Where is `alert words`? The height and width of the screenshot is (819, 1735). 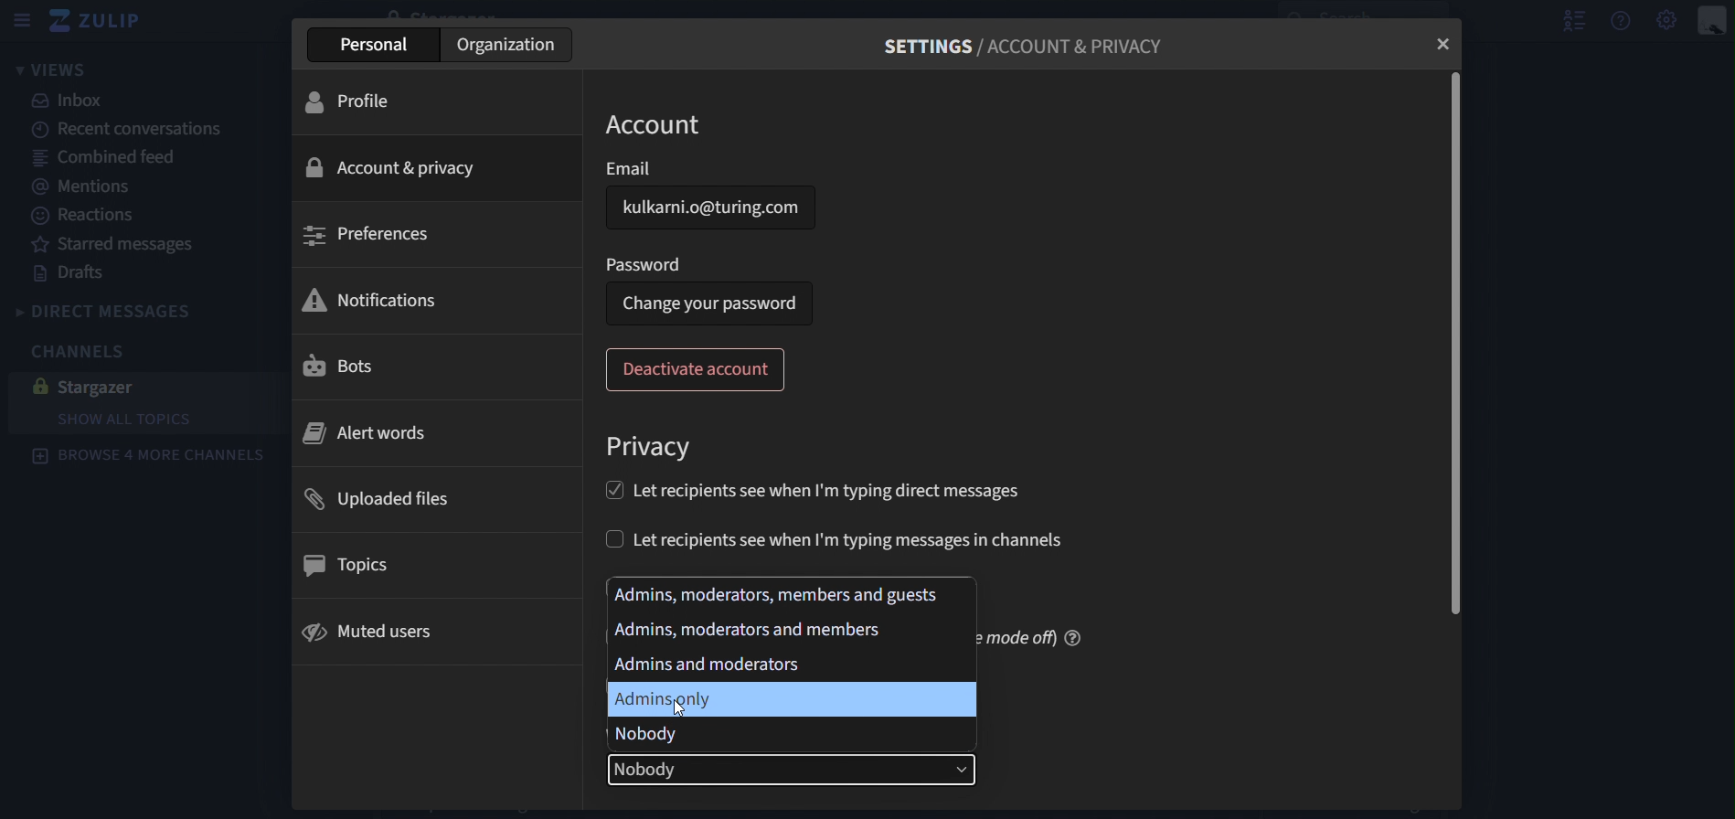 alert words is located at coordinates (363, 433).